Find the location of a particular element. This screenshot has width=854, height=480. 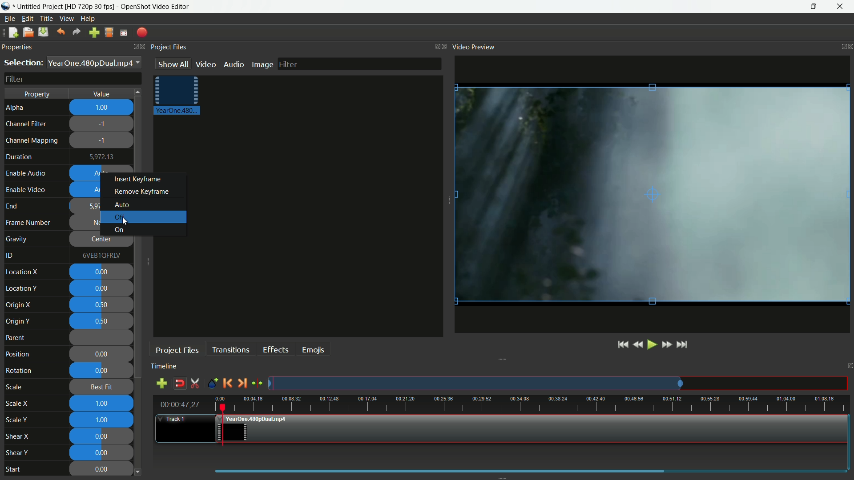

channel filter is located at coordinates (26, 124).